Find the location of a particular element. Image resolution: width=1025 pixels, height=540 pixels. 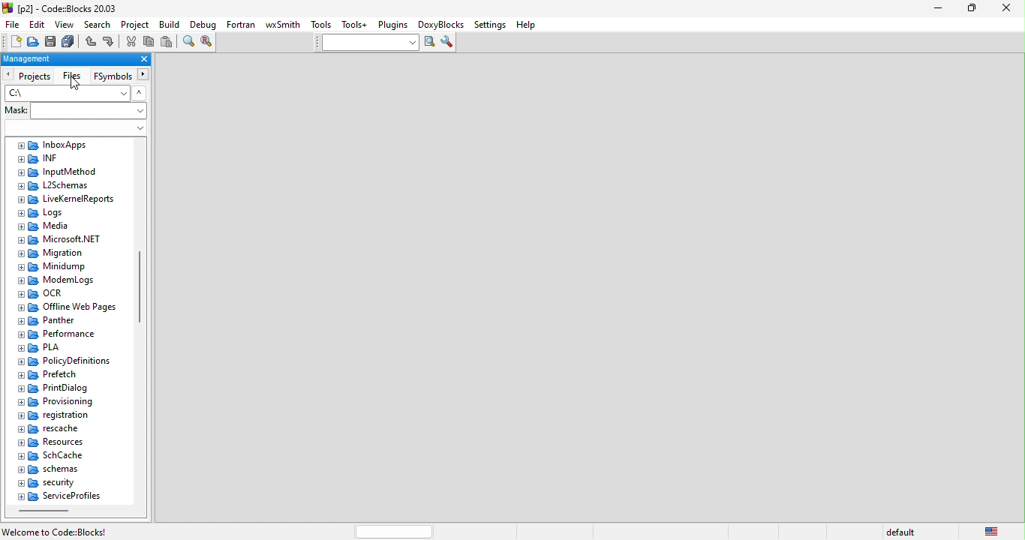

policy definitions is located at coordinates (67, 361).